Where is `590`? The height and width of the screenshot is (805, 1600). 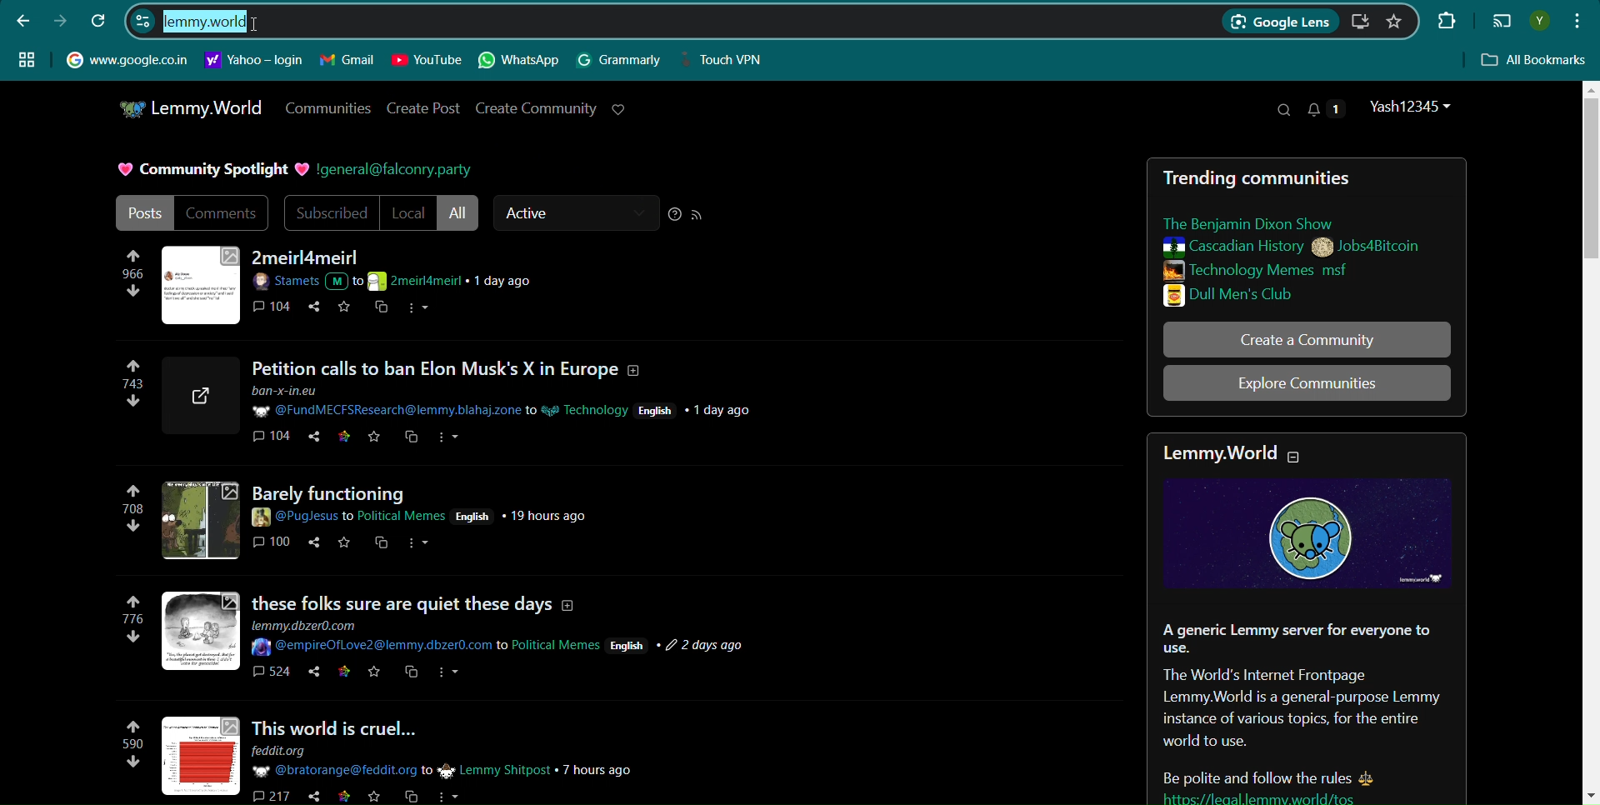
590 is located at coordinates (127, 748).